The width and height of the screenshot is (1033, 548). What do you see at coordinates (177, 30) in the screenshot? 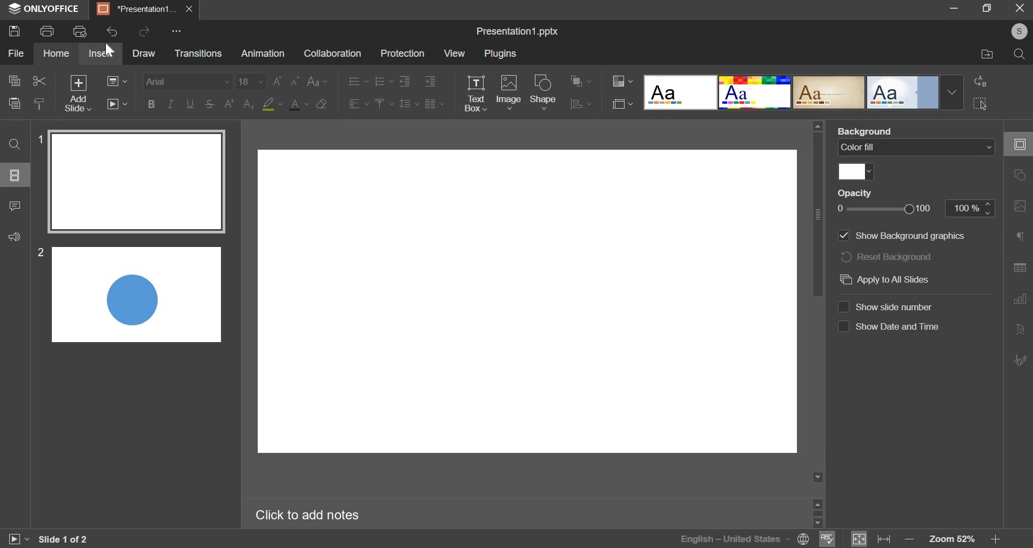
I see `customise quick access` at bounding box center [177, 30].